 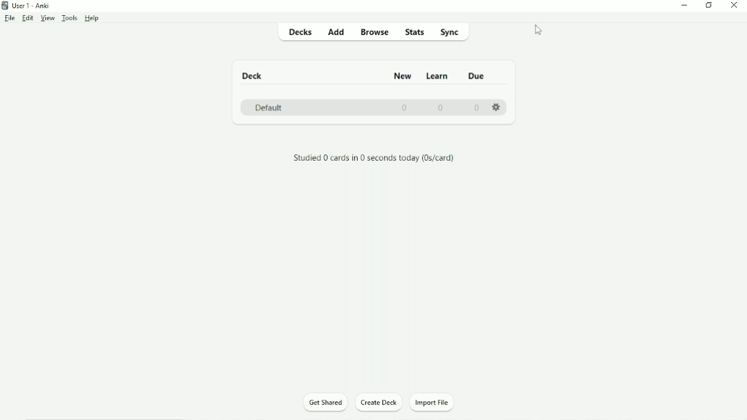 I want to click on Default, so click(x=269, y=108).